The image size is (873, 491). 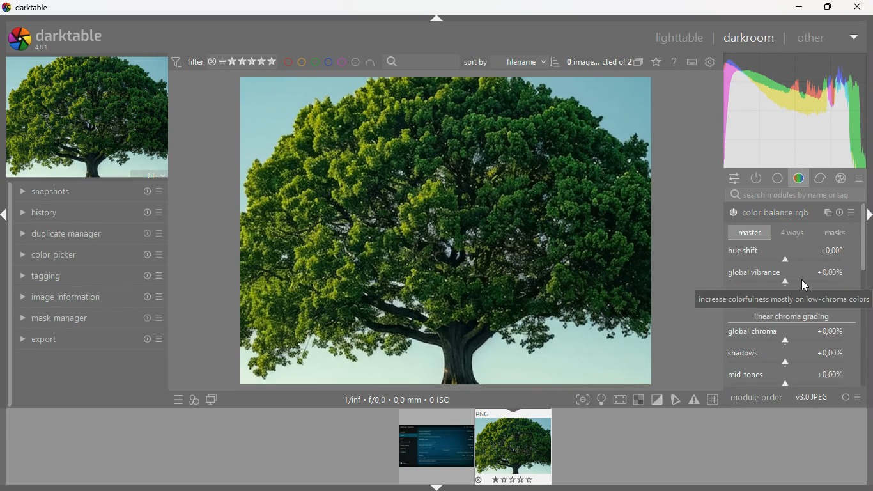 I want to click on maximize, so click(x=826, y=6).